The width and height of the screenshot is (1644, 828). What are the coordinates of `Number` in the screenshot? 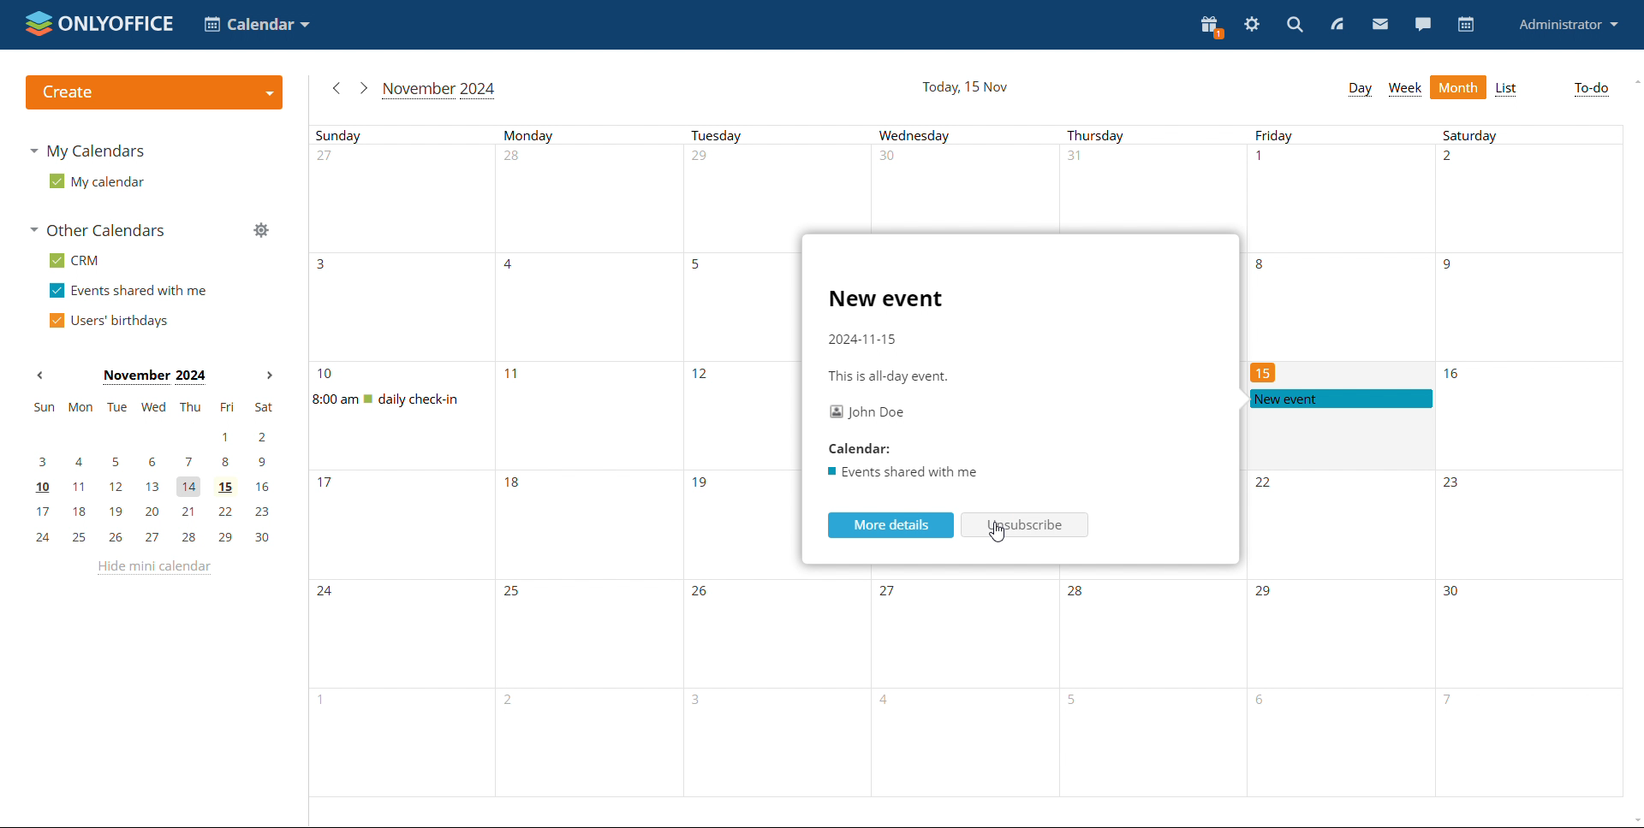 It's located at (700, 484).